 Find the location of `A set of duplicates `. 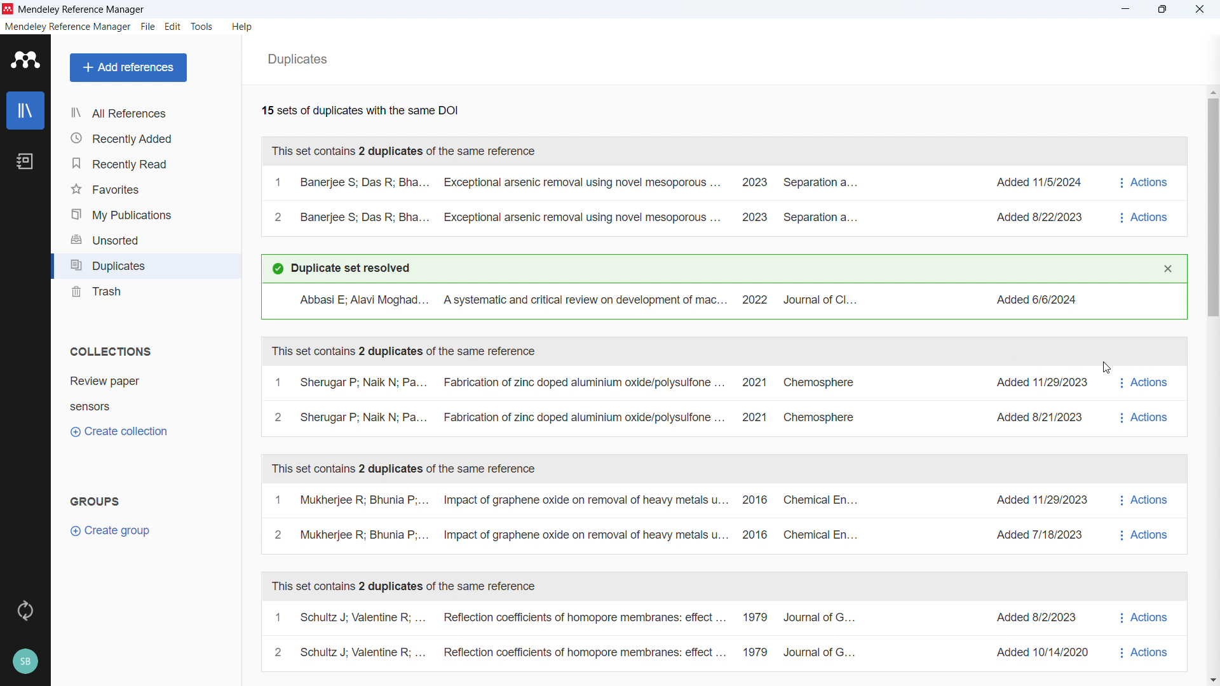

A set of duplicates  is located at coordinates (677, 635).